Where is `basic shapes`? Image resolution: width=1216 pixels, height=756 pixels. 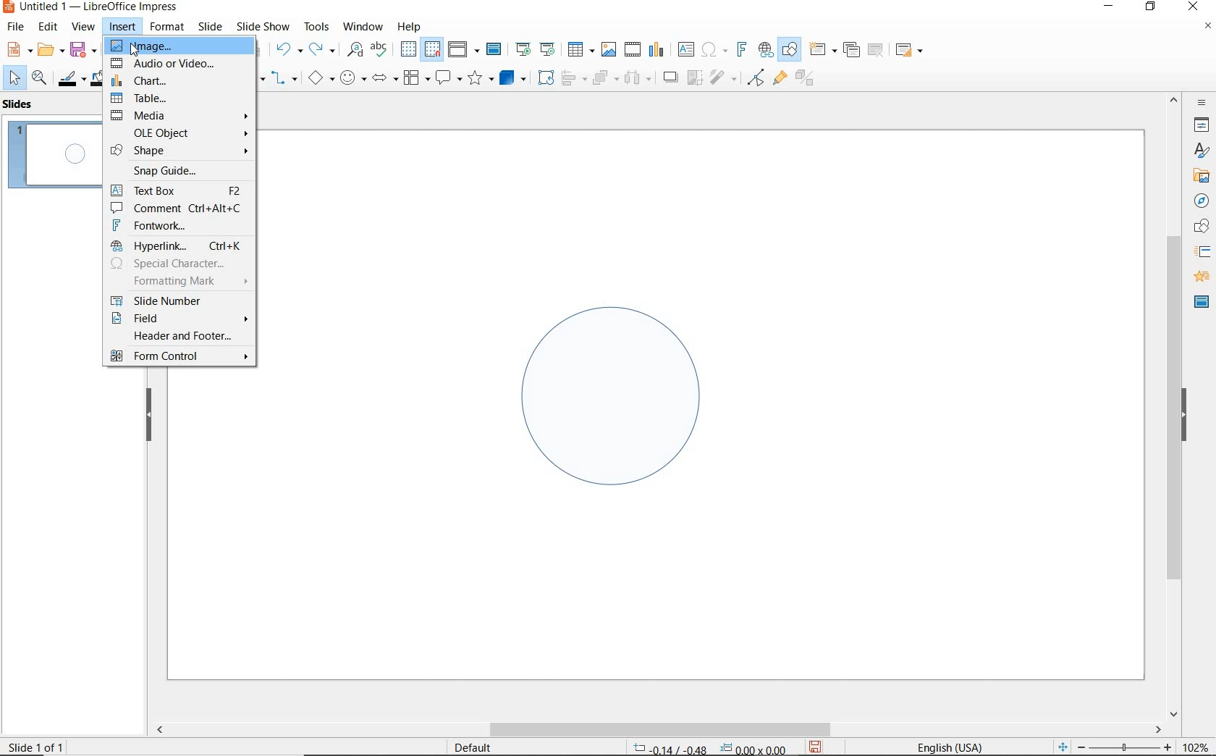 basic shapes is located at coordinates (321, 80).